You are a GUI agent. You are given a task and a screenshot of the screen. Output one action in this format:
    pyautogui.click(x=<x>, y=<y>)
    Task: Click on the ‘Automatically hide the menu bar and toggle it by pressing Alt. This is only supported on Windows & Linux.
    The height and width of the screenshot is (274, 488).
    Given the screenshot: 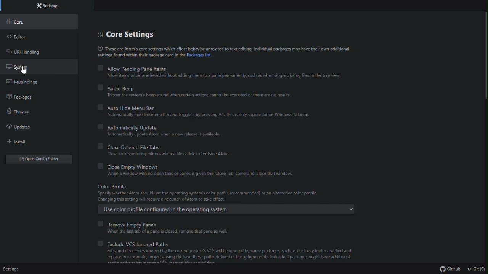 What is the action you would take?
    pyautogui.click(x=207, y=115)
    